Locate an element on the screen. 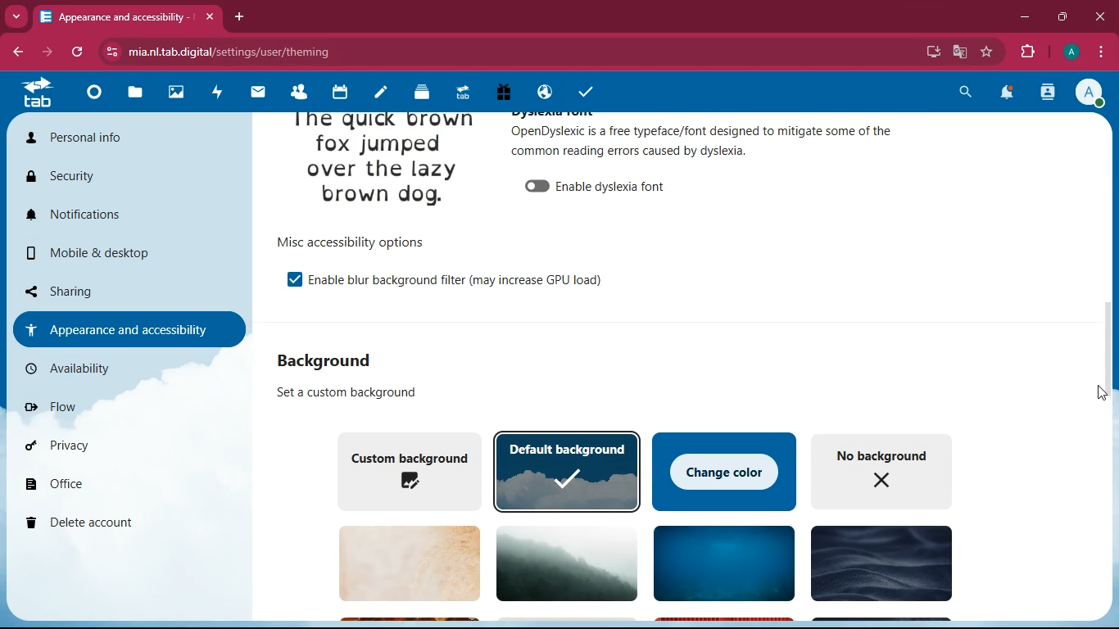 This screenshot has height=629, width=1119. favourite is located at coordinates (990, 52).